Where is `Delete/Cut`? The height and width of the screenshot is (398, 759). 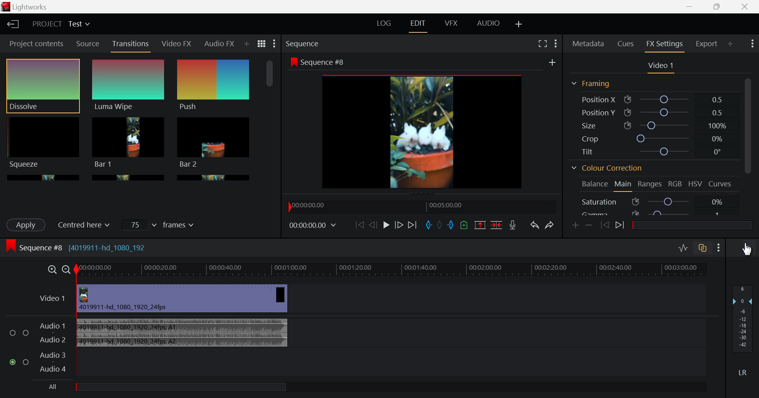 Delete/Cut is located at coordinates (498, 225).